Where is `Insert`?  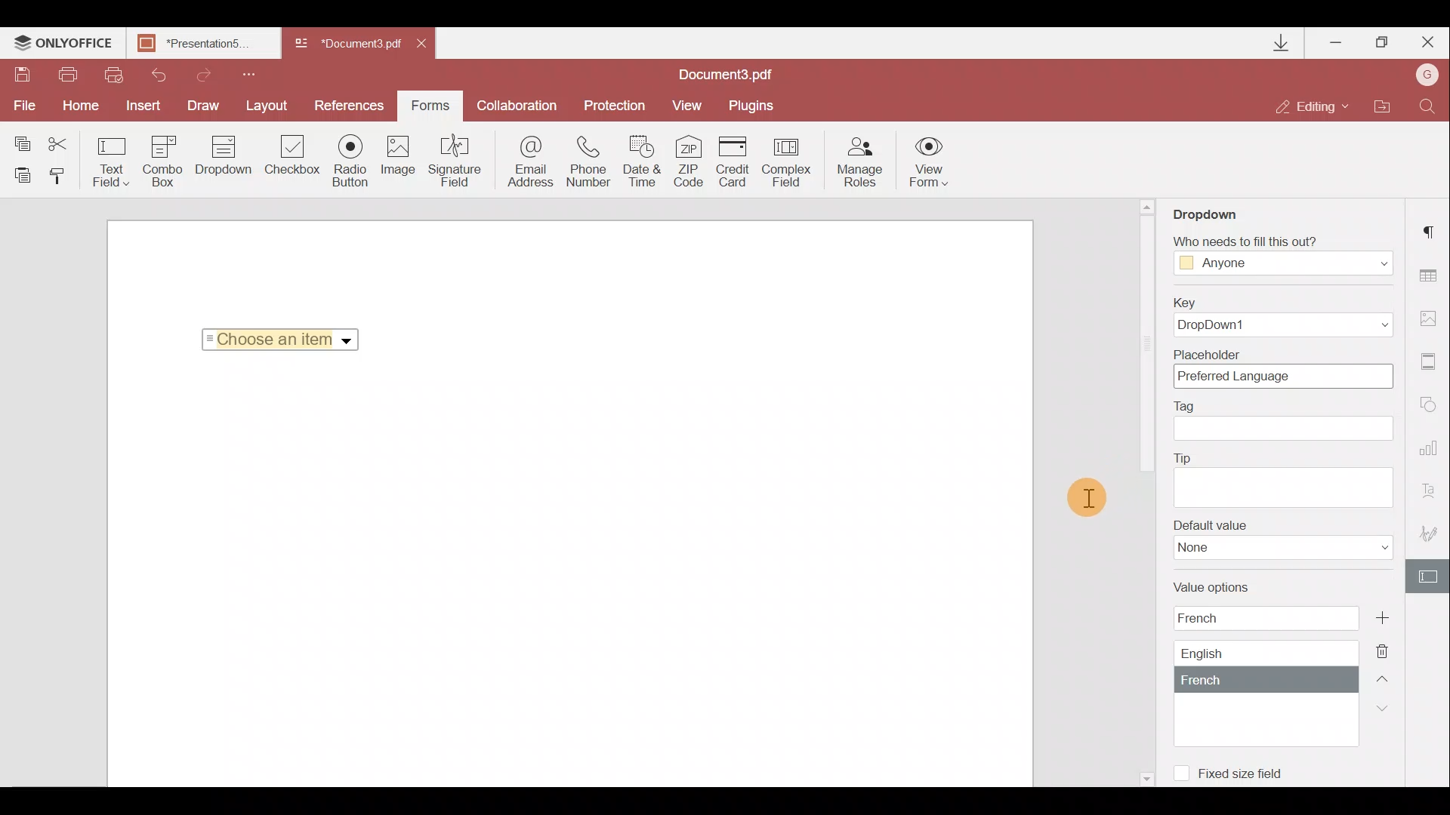
Insert is located at coordinates (140, 103).